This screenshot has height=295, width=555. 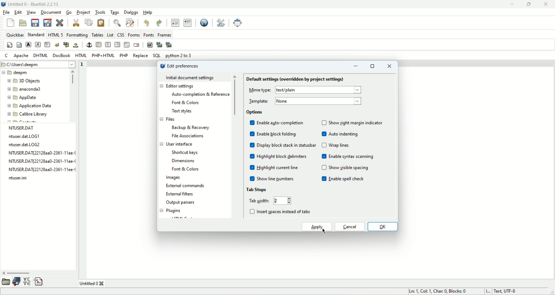 I want to click on auto completion and reference, so click(x=201, y=95).